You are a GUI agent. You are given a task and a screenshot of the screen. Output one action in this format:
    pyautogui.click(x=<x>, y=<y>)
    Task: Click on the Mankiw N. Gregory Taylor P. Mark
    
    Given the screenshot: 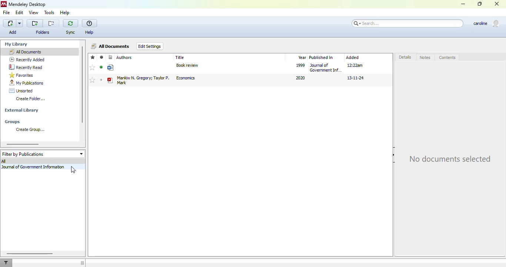 What is the action you would take?
    pyautogui.click(x=143, y=80)
    